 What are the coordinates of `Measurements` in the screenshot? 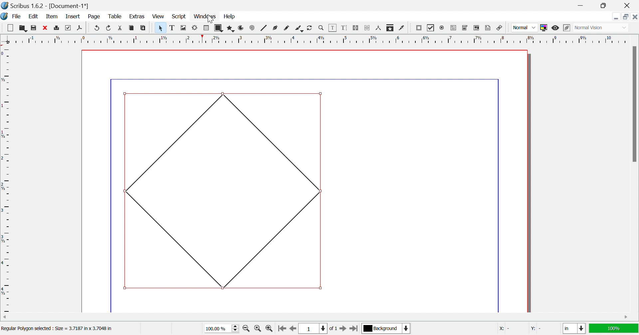 It's located at (379, 28).